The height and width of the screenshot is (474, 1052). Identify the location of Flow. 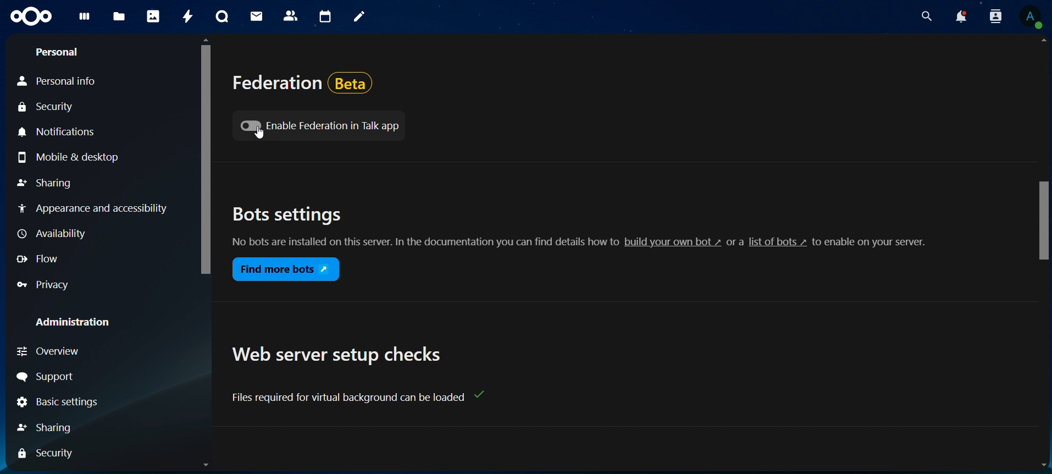
(40, 259).